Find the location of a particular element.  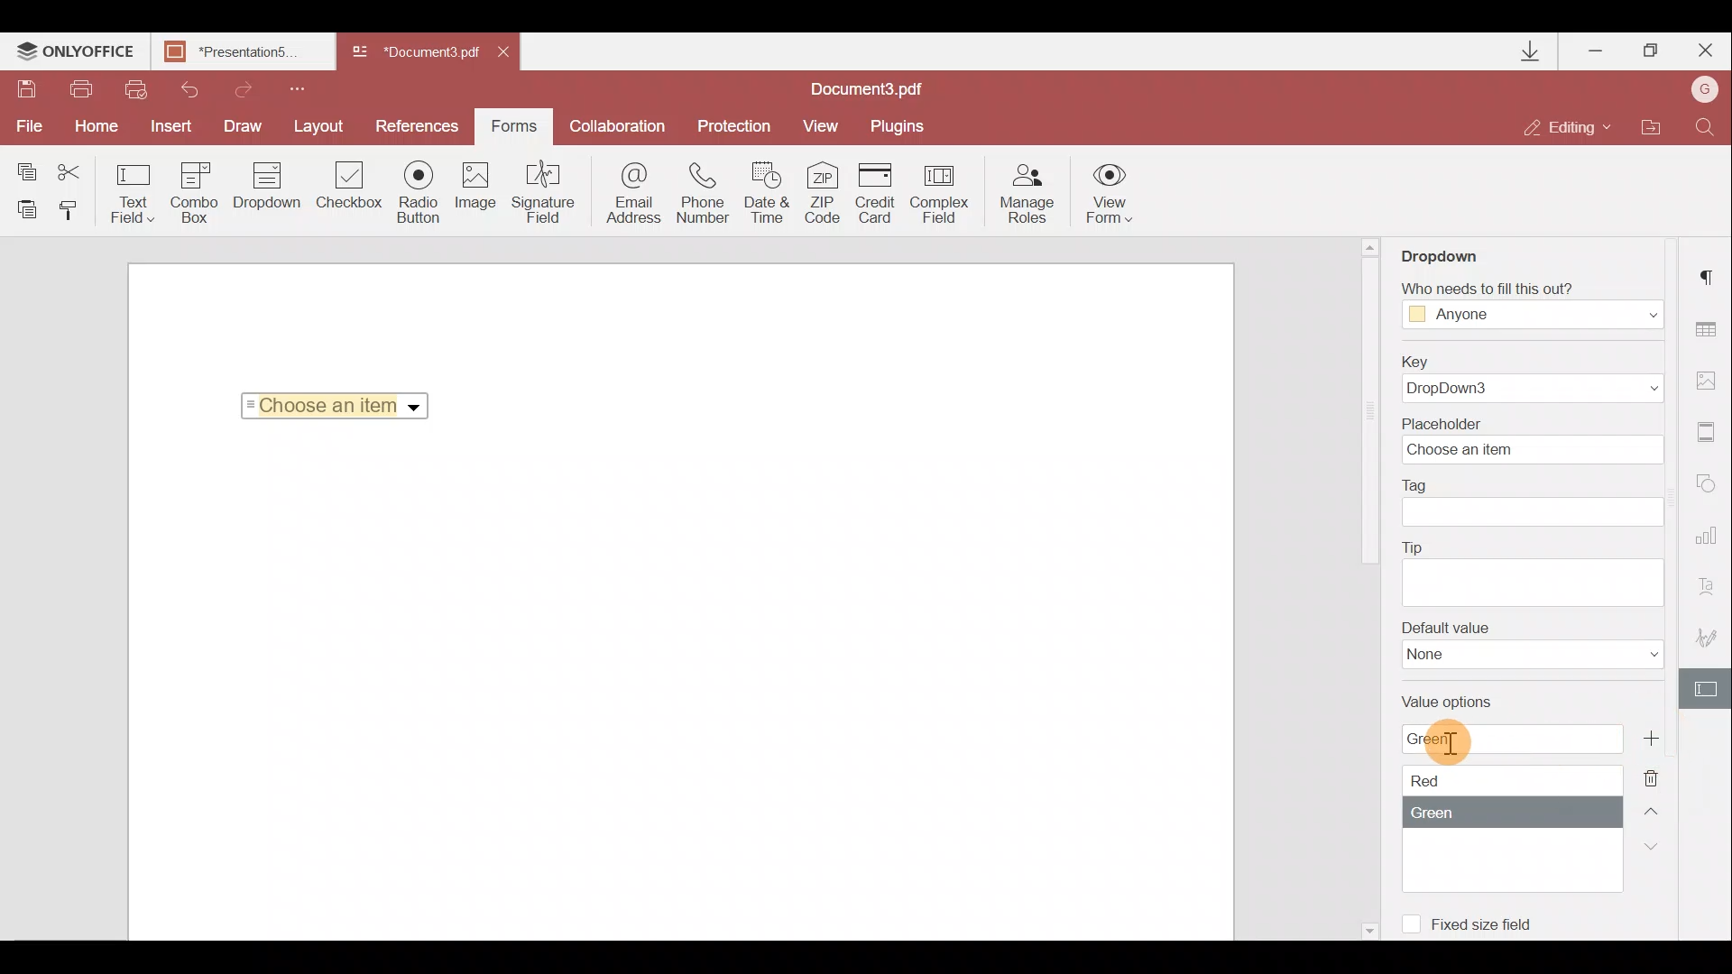

Close is located at coordinates (1704, 51).